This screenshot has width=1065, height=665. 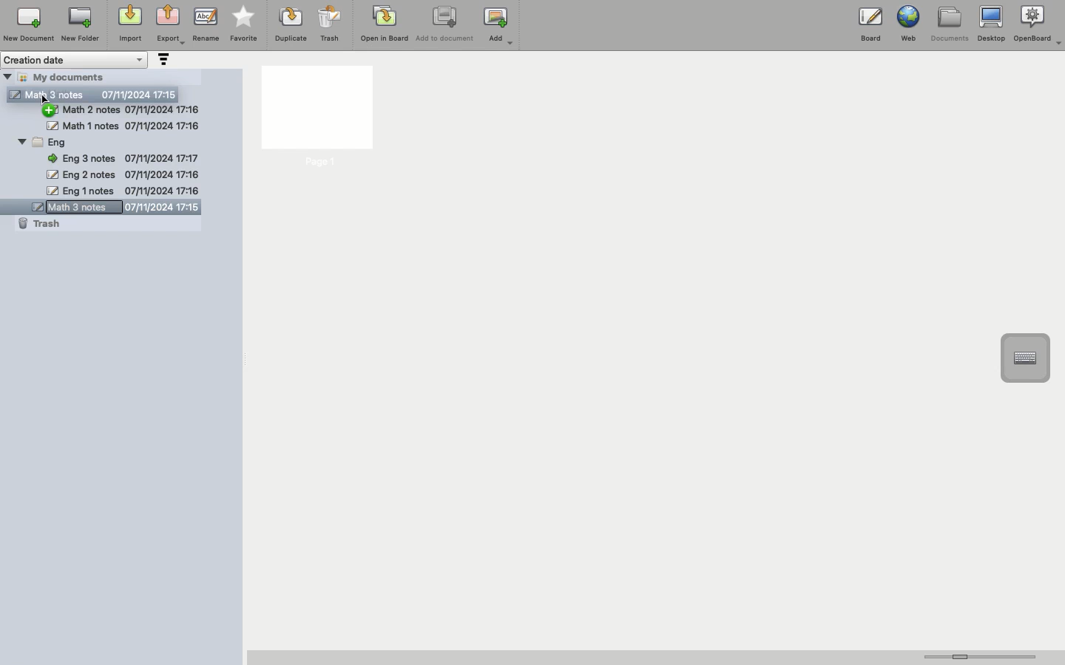 I want to click on Trash, so click(x=330, y=24).